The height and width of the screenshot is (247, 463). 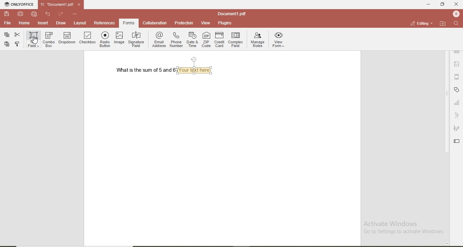 What do you see at coordinates (60, 13) in the screenshot?
I see `redo` at bounding box center [60, 13].